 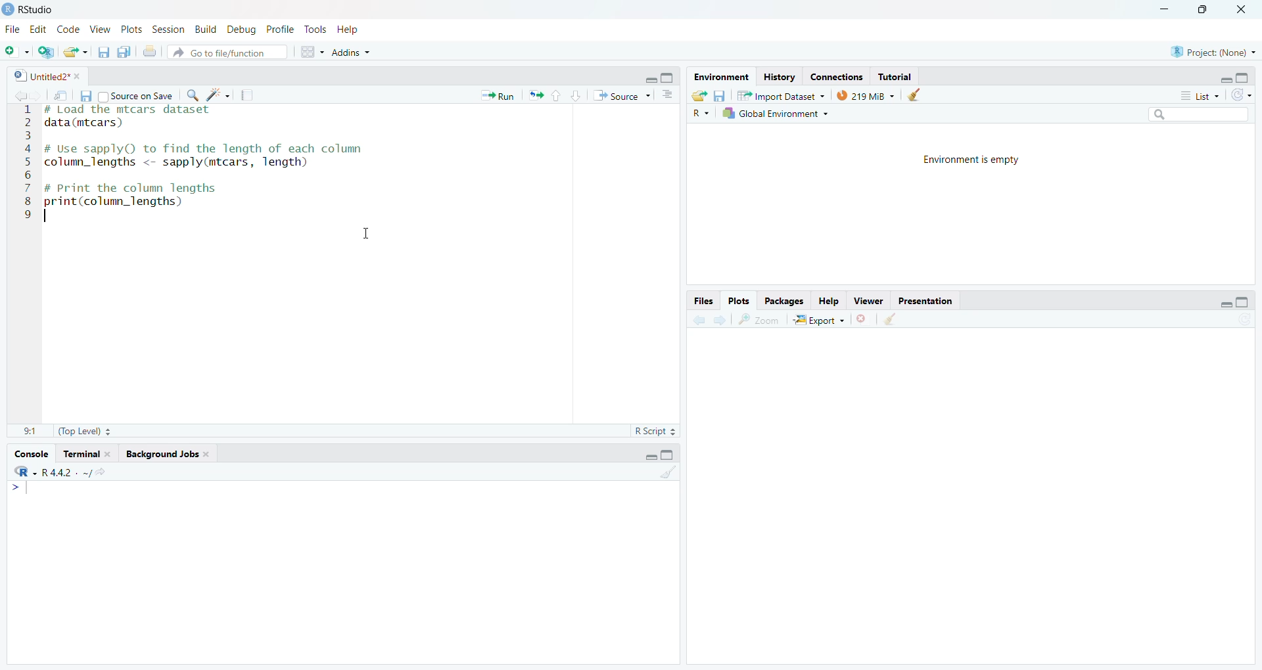 I want to click on Global Environment, so click(x=775, y=113).